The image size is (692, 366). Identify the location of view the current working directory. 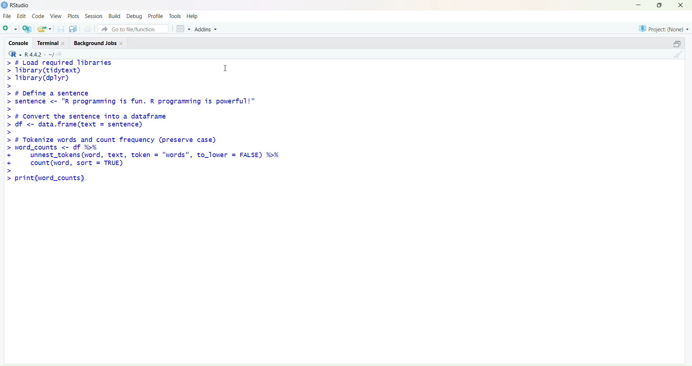
(59, 55).